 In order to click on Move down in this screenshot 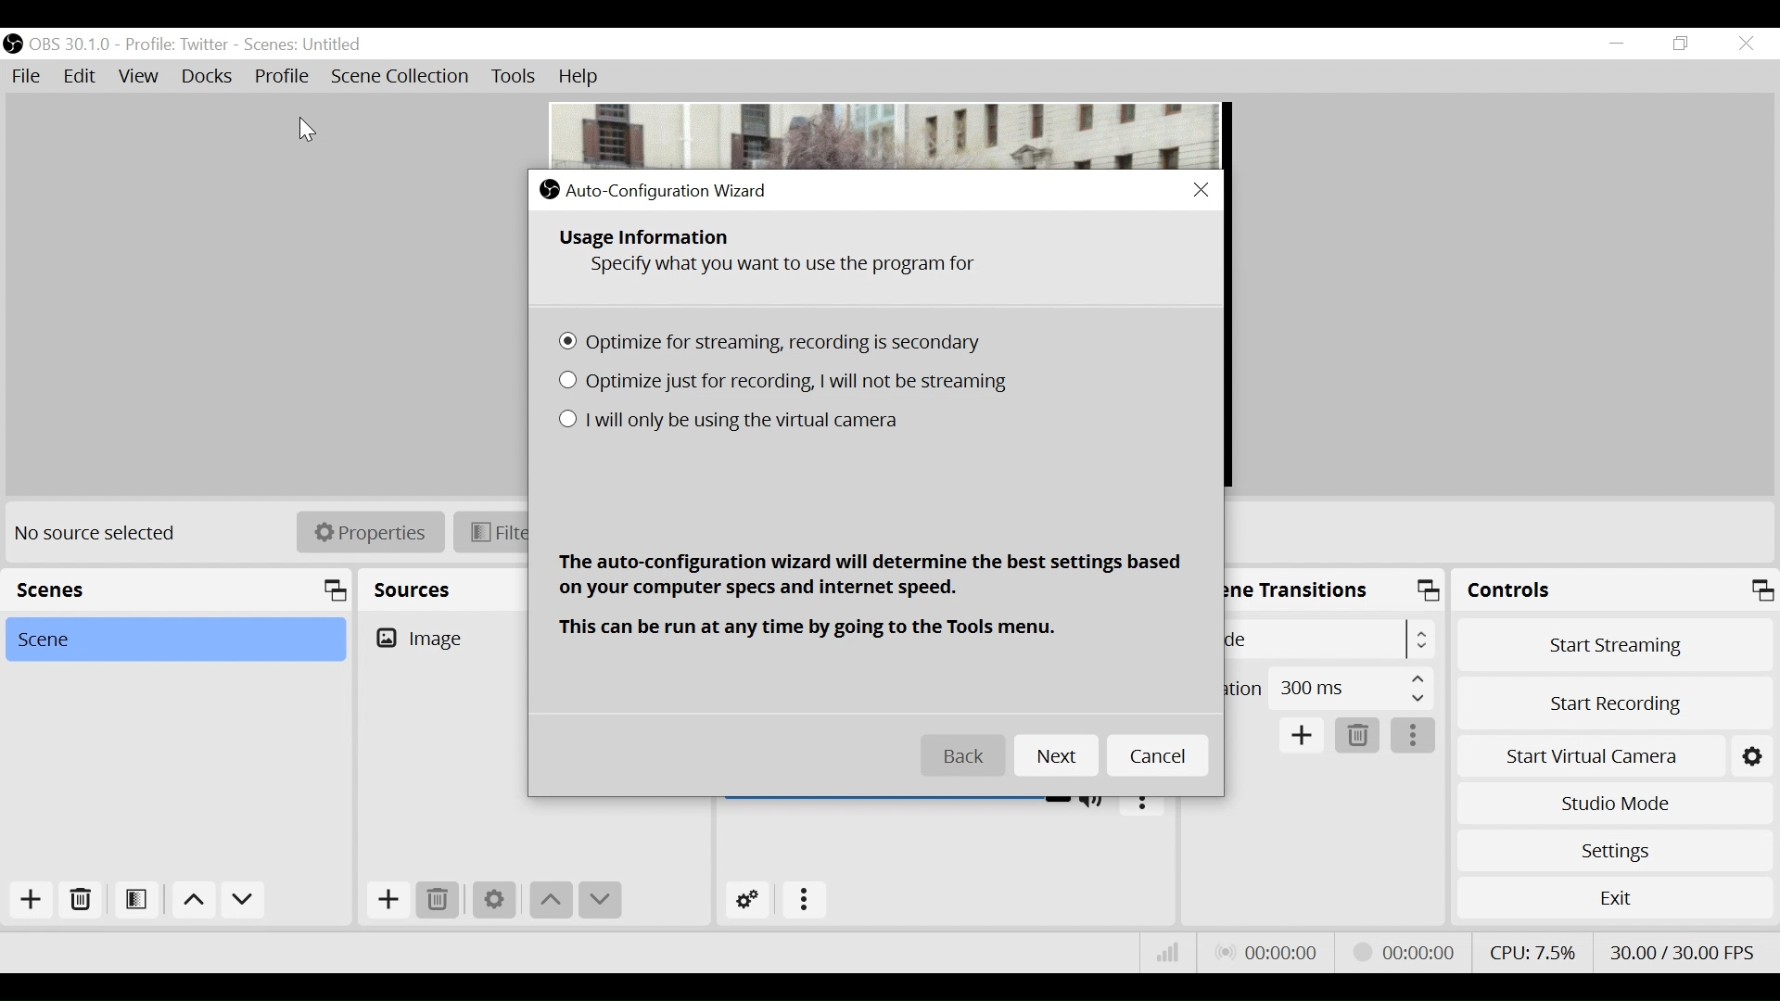, I will do `click(600, 900)`.